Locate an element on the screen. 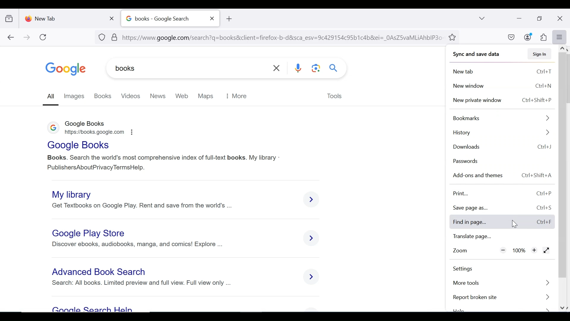 The image size is (570, 321). close tab is located at coordinates (113, 17).